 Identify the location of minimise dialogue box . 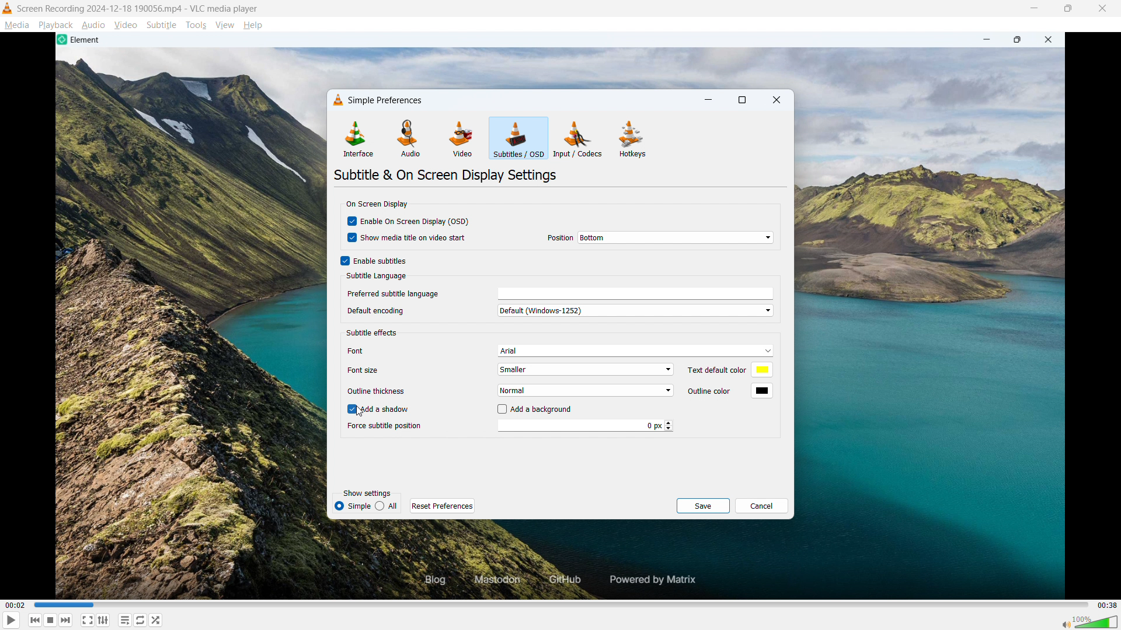
(709, 100).